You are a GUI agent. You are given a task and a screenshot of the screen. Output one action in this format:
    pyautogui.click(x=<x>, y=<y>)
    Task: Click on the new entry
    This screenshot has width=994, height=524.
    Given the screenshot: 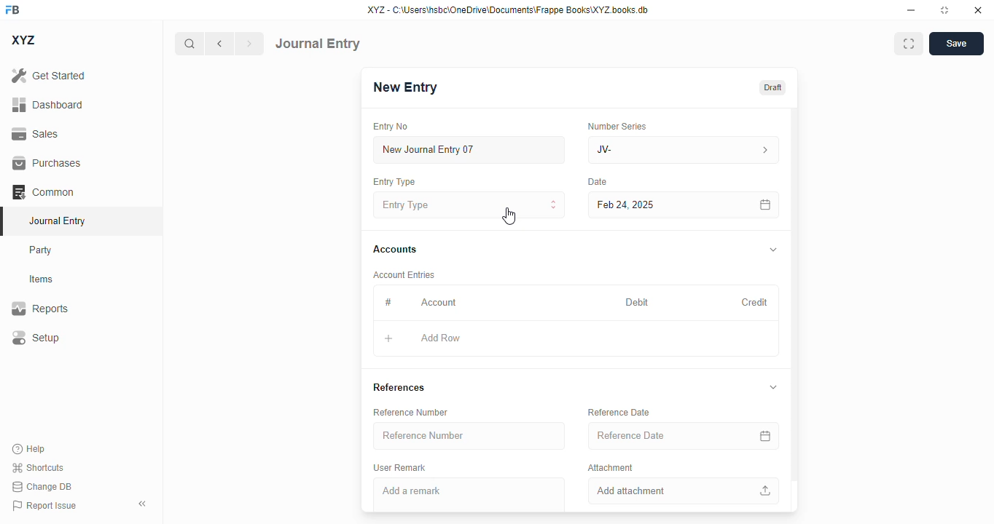 What is the action you would take?
    pyautogui.click(x=406, y=87)
    